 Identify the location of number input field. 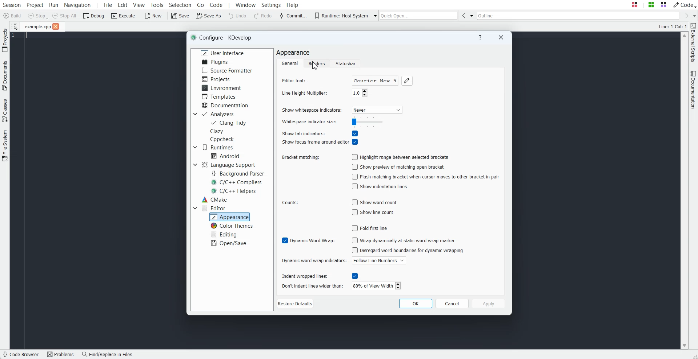
(360, 93).